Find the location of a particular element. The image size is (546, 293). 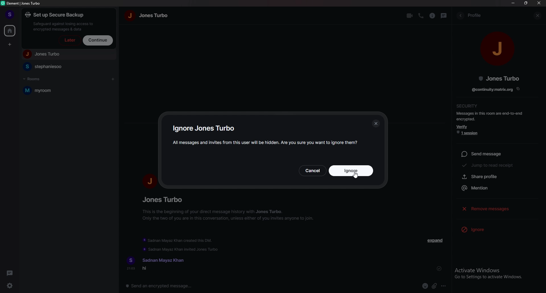

message box is located at coordinates (163, 285).